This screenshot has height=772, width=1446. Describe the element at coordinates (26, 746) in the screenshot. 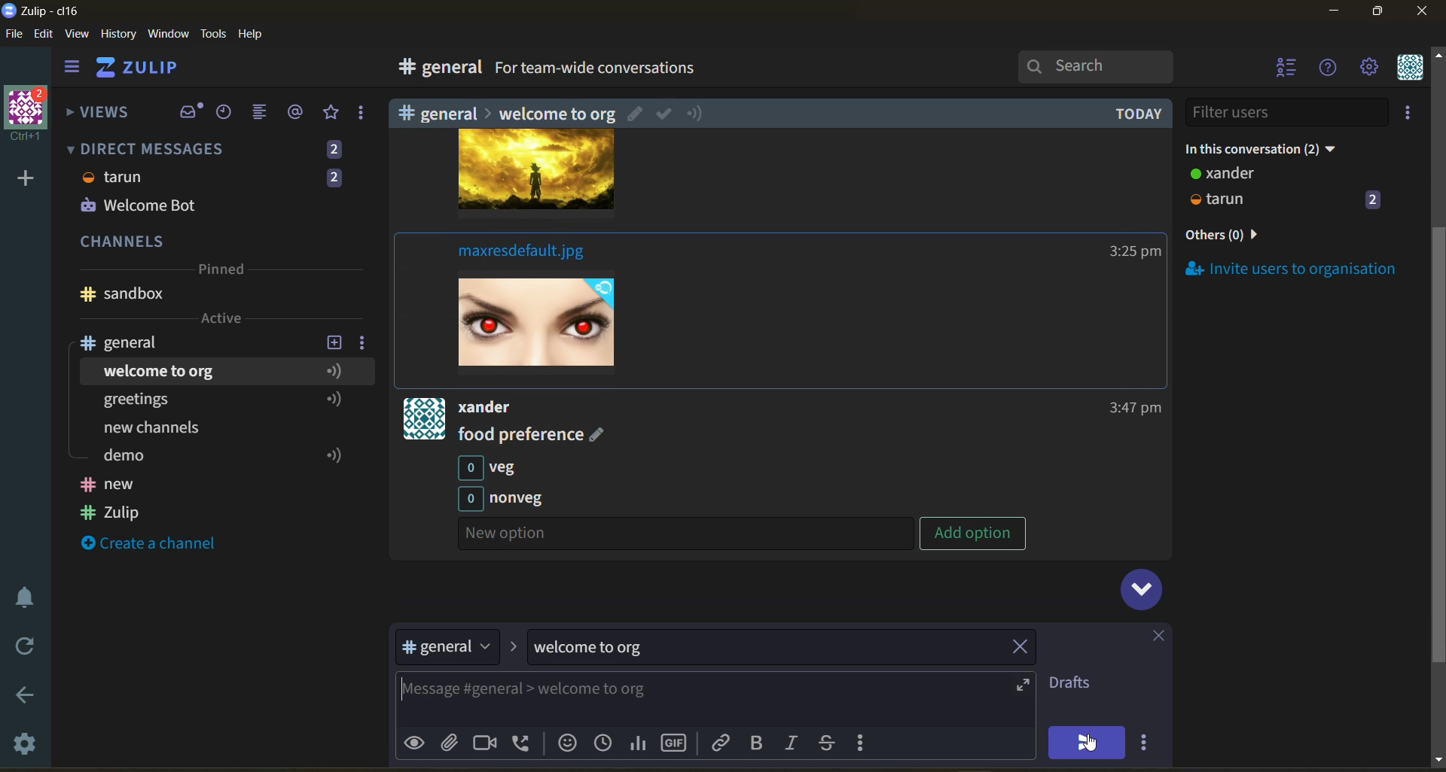

I see `settings` at that location.